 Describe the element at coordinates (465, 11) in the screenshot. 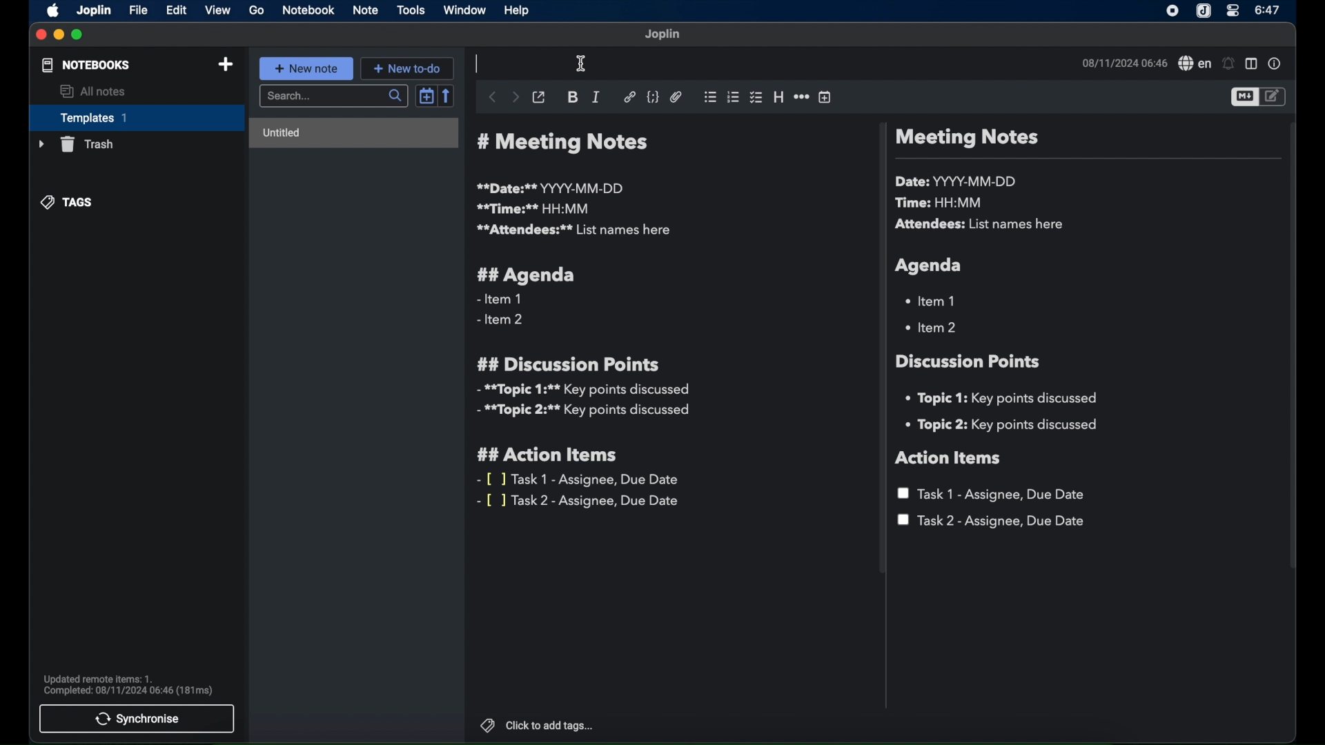

I see `window` at that location.